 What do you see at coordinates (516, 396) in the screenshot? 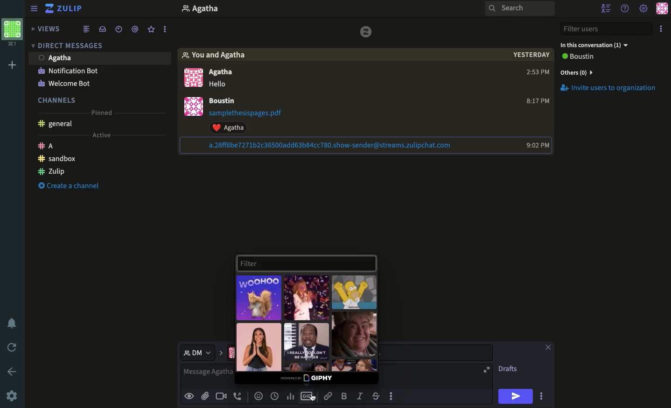
I see `Send` at bounding box center [516, 396].